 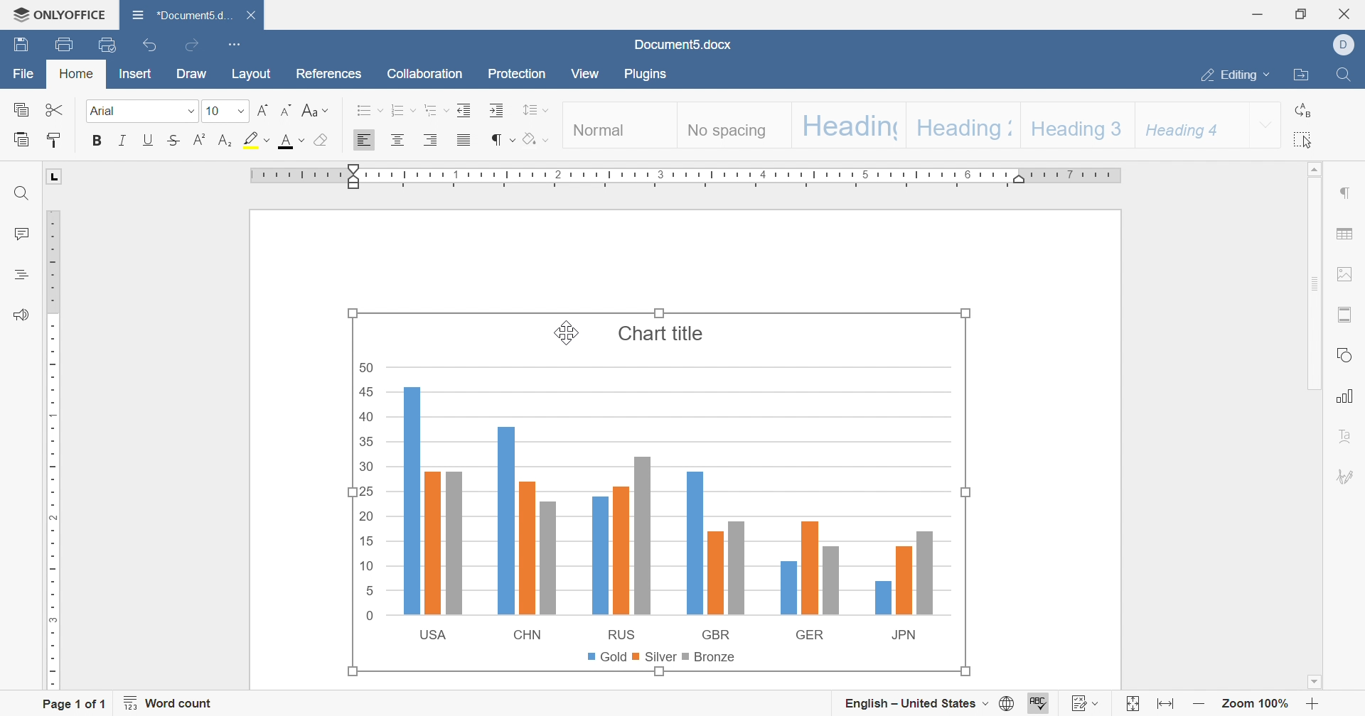 What do you see at coordinates (200, 140) in the screenshot?
I see `superscript` at bounding box center [200, 140].